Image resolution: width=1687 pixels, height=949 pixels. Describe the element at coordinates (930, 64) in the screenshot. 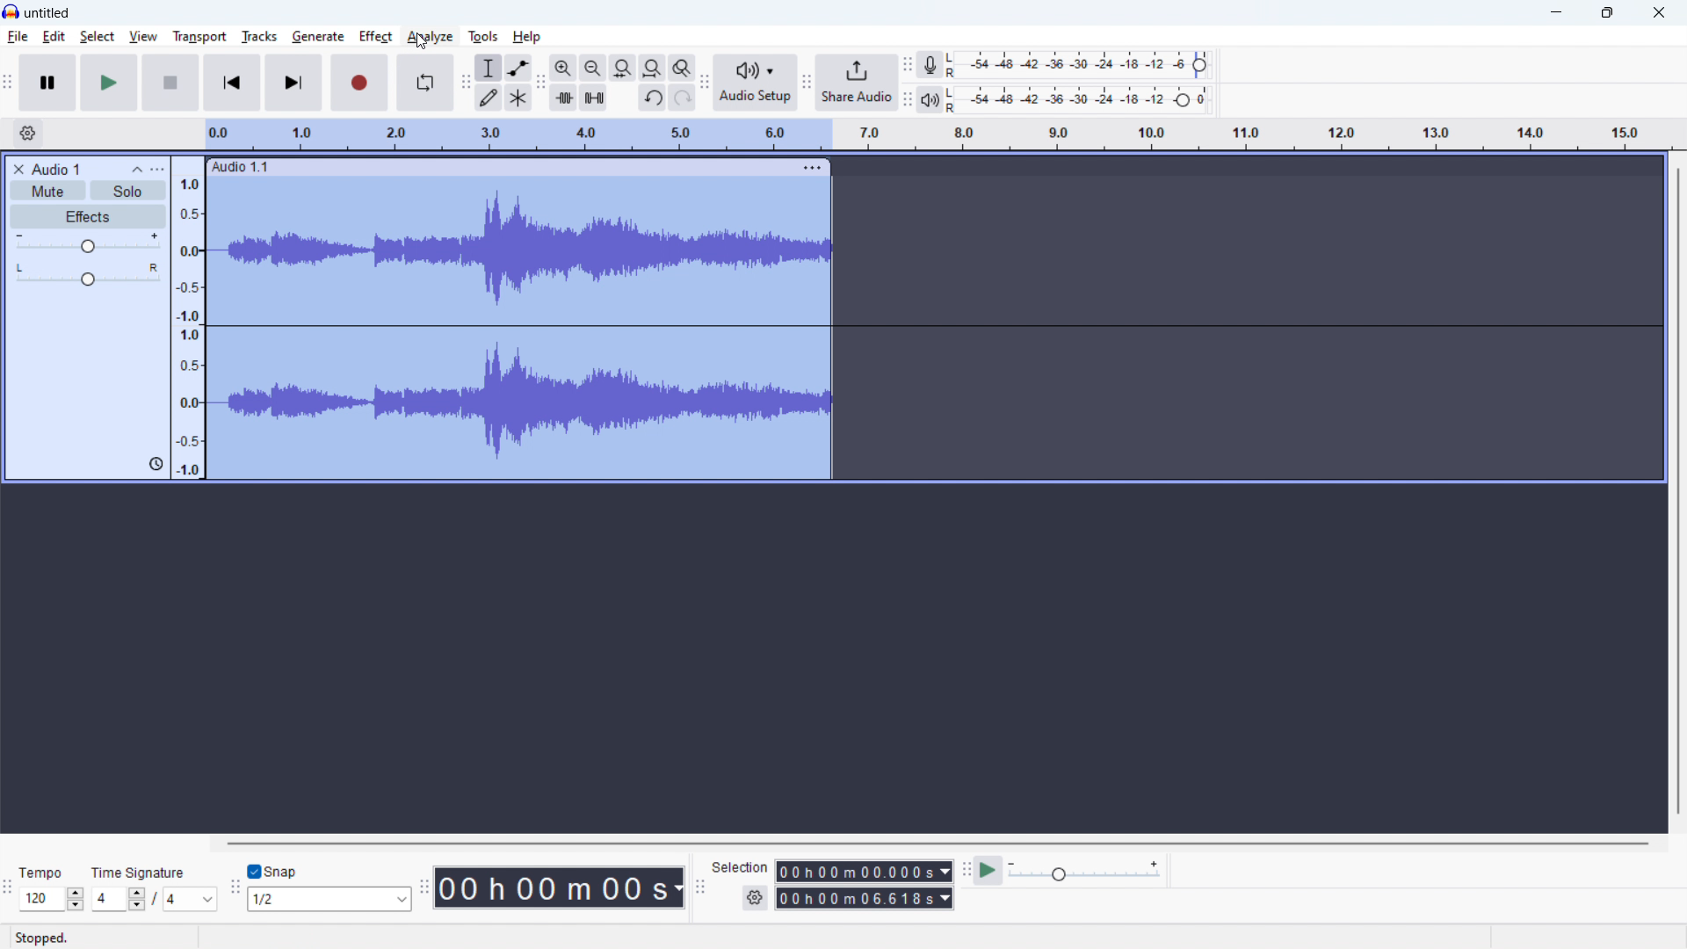

I see `recording meter` at that location.